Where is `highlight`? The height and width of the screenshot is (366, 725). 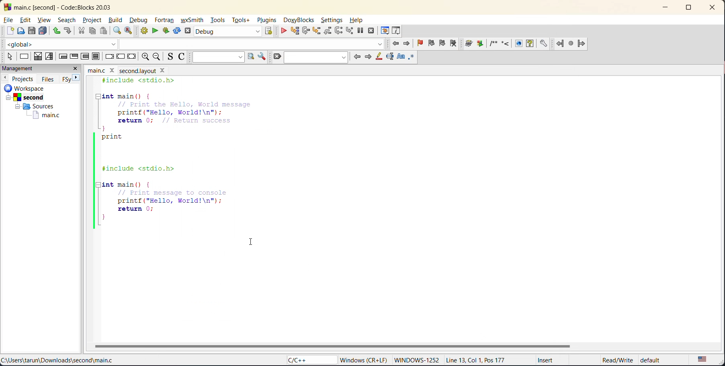
highlight is located at coordinates (379, 57).